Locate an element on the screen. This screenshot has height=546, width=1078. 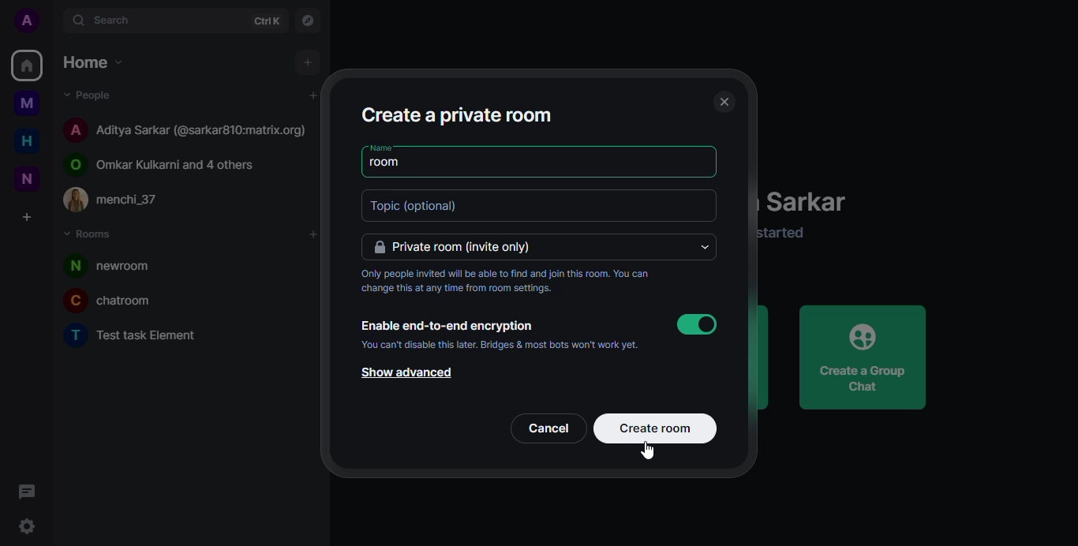
info is located at coordinates (796, 234).